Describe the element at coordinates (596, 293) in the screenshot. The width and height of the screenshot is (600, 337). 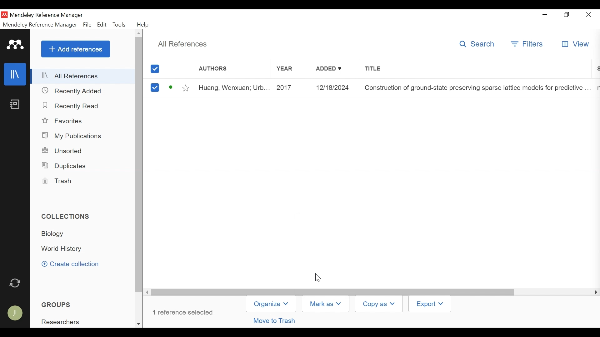
I see `Scroll Right` at that location.